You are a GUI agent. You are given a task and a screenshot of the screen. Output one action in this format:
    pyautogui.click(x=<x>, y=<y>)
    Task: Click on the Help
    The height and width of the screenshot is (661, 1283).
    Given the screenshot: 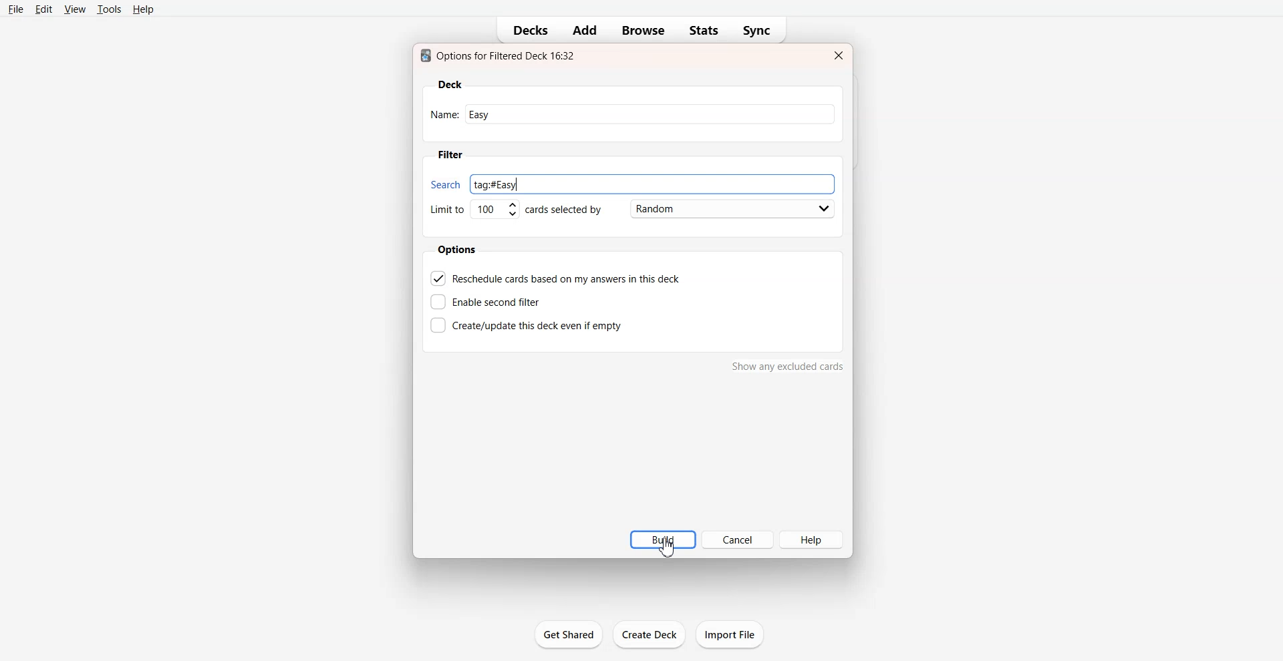 What is the action you would take?
    pyautogui.click(x=812, y=539)
    